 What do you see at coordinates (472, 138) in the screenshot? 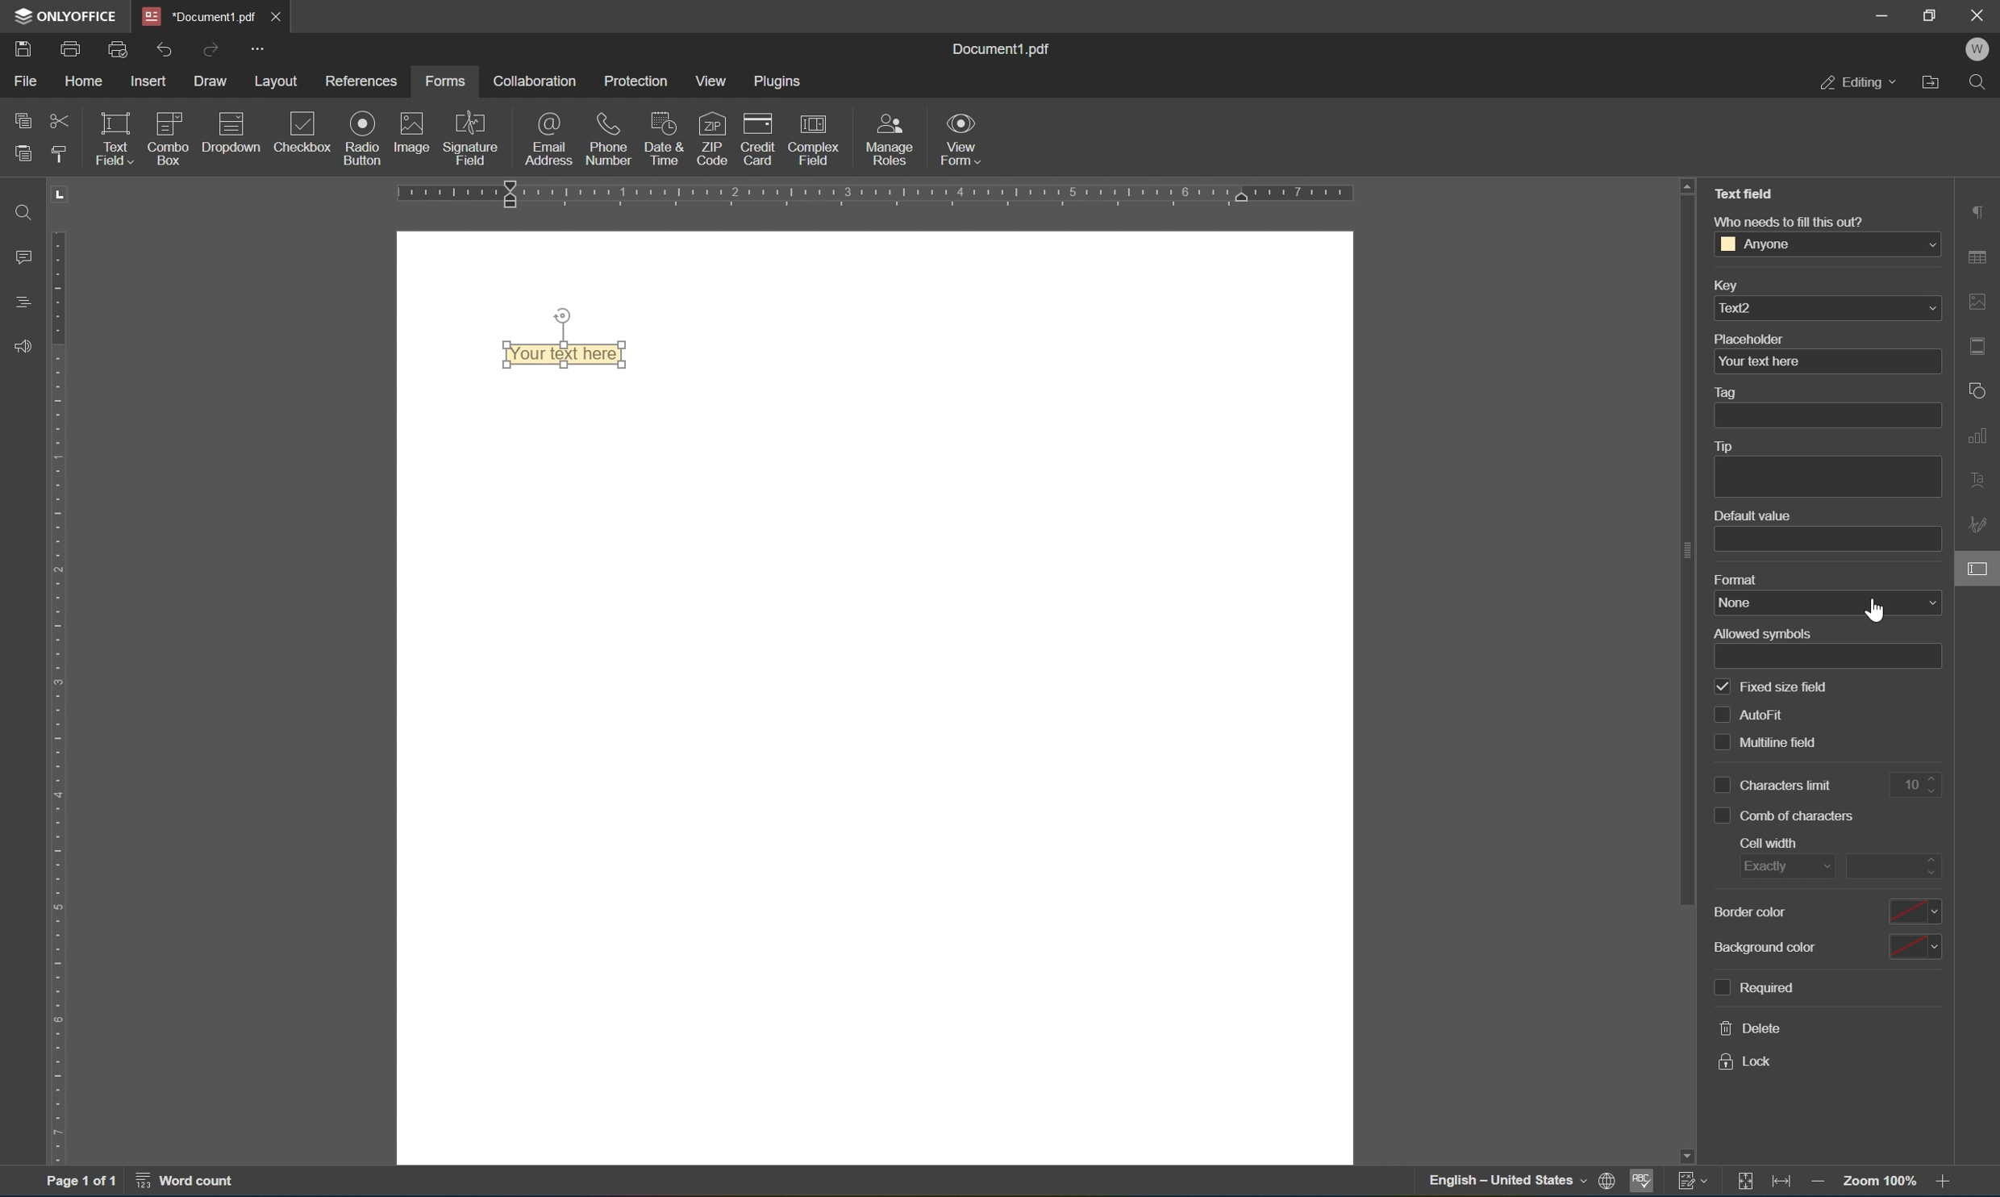
I see `signature field` at bounding box center [472, 138].